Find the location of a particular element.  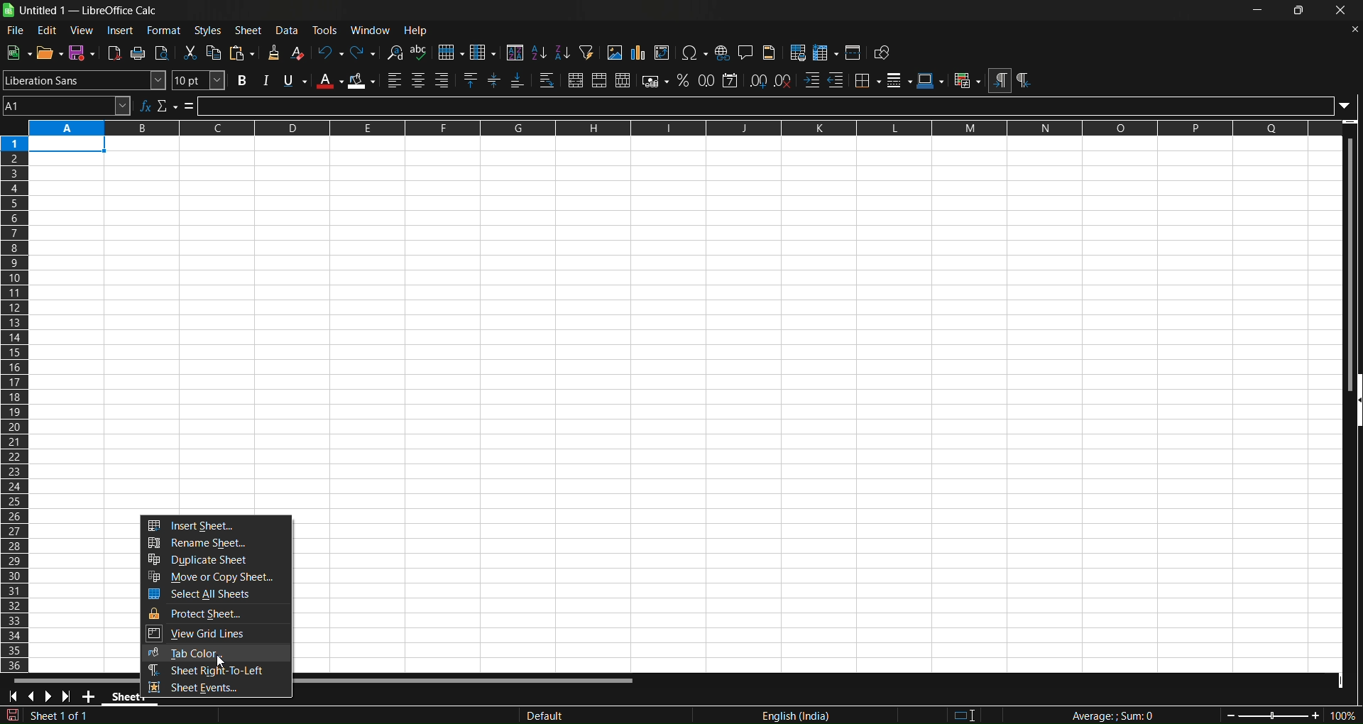

horizontal scroll bar is located at coordinates (324, 679).